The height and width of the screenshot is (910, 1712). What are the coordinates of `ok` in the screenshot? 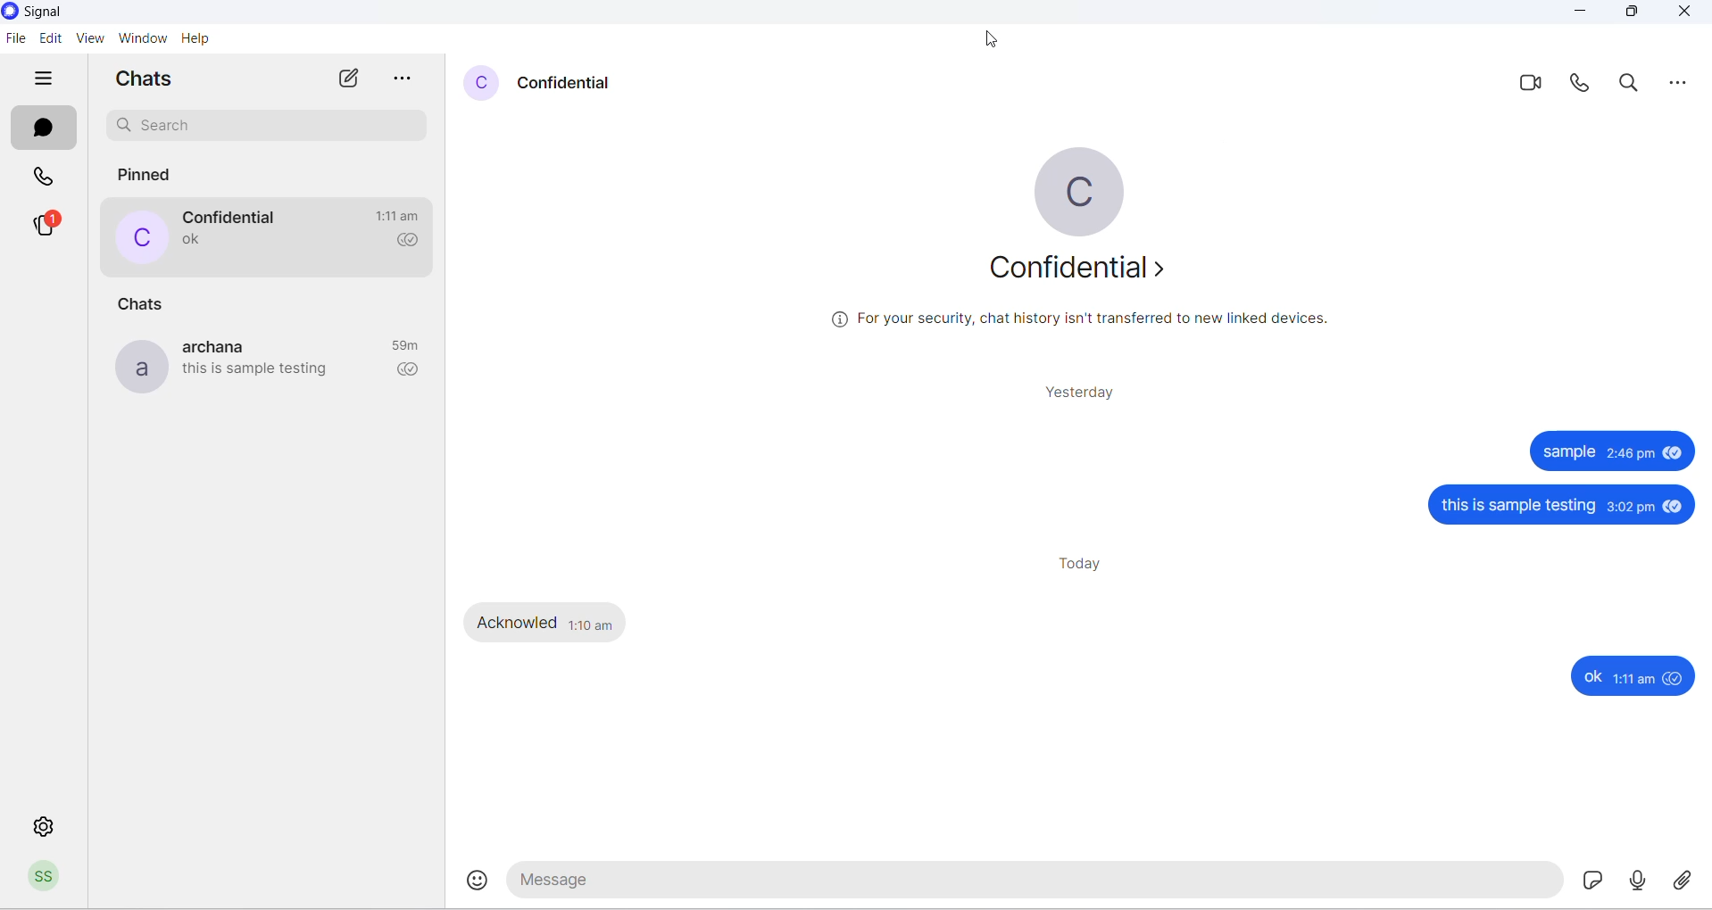 It's located at (1591, 676).